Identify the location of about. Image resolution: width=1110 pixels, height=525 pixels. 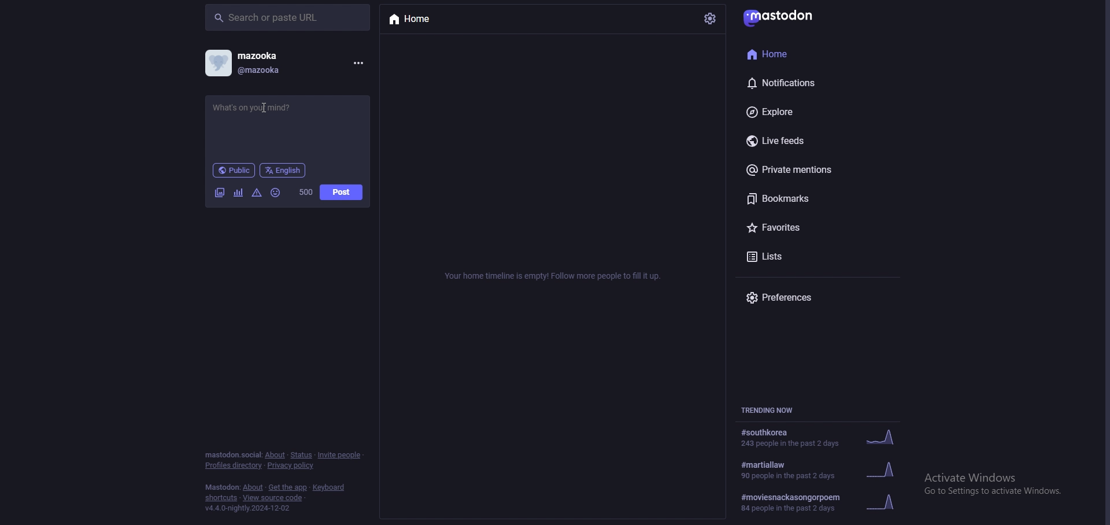
(275, 454).